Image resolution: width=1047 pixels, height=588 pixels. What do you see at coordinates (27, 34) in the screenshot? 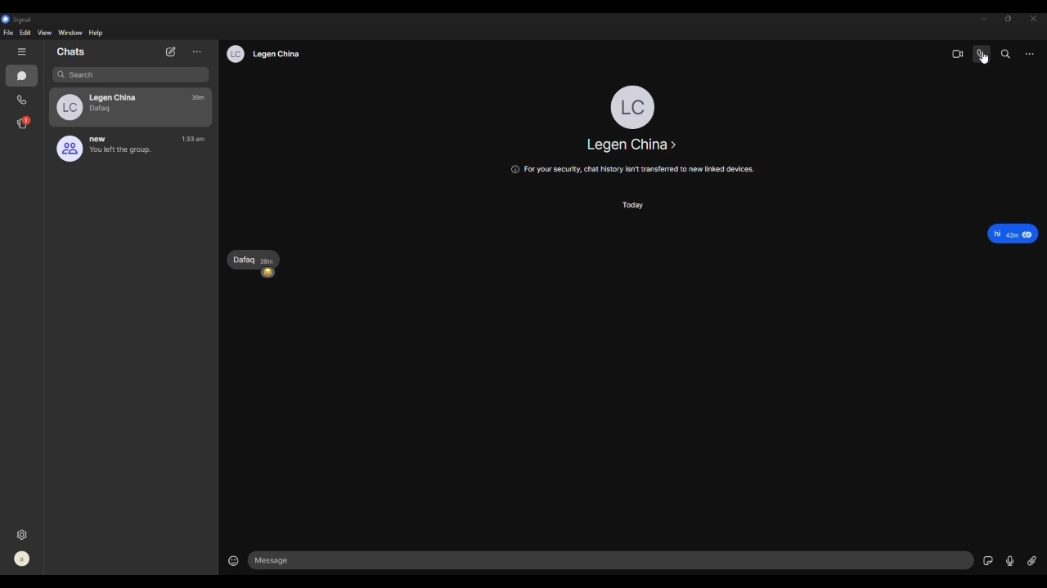
I see `edit` at bounding box center [27, 34].